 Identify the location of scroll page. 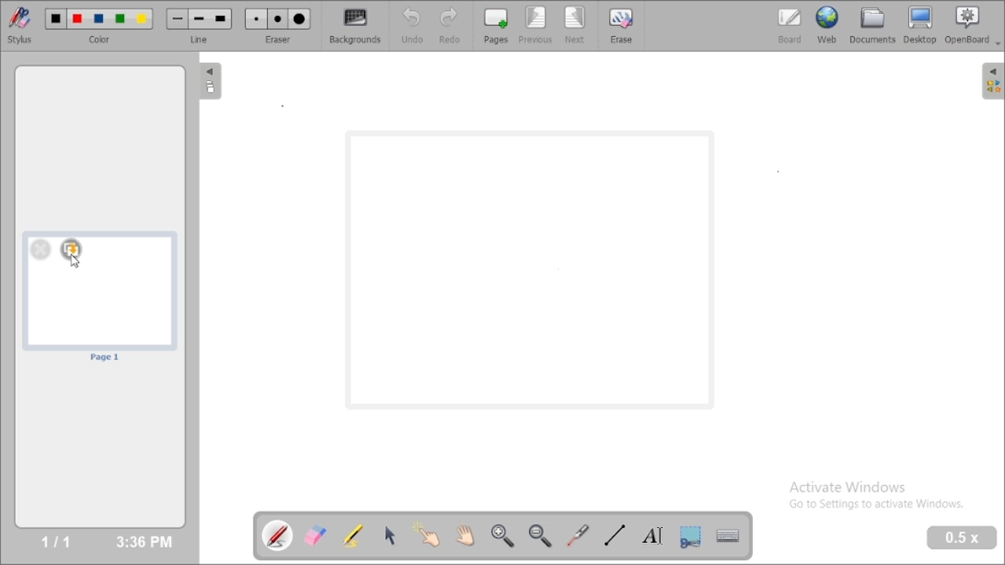
(464, 534).